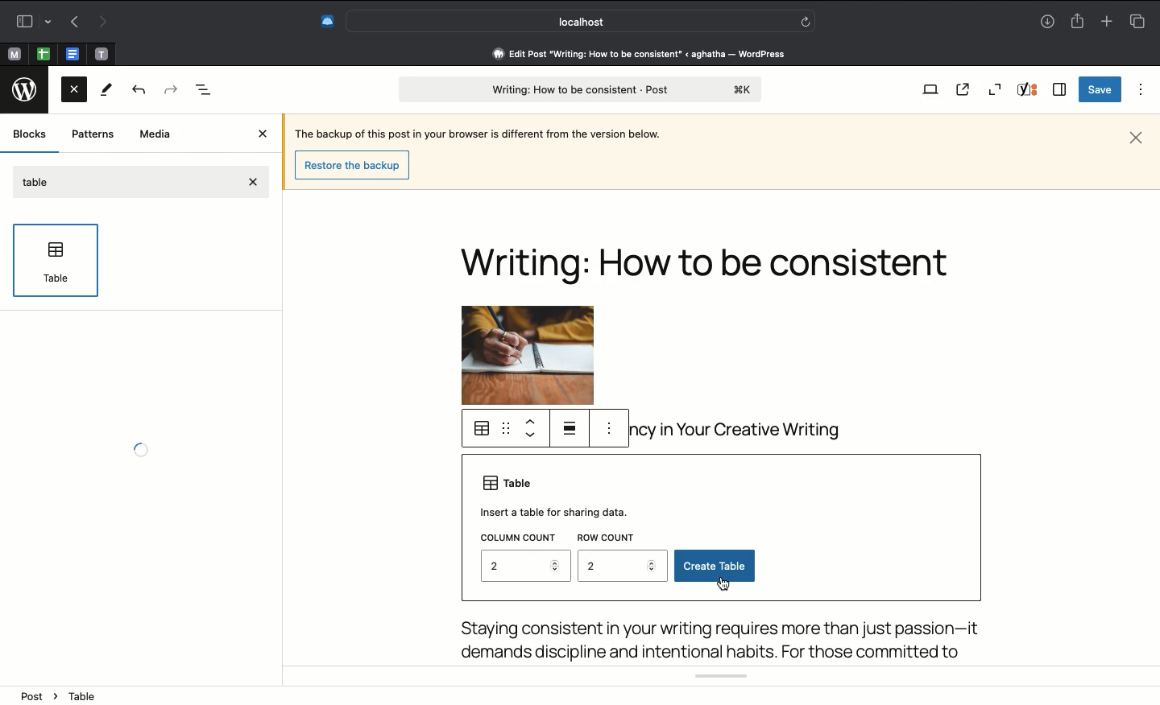  What do you see at coordinates (30, 21) in the screenshot?
I see `Sidebar` at bounding box center [30, 21].